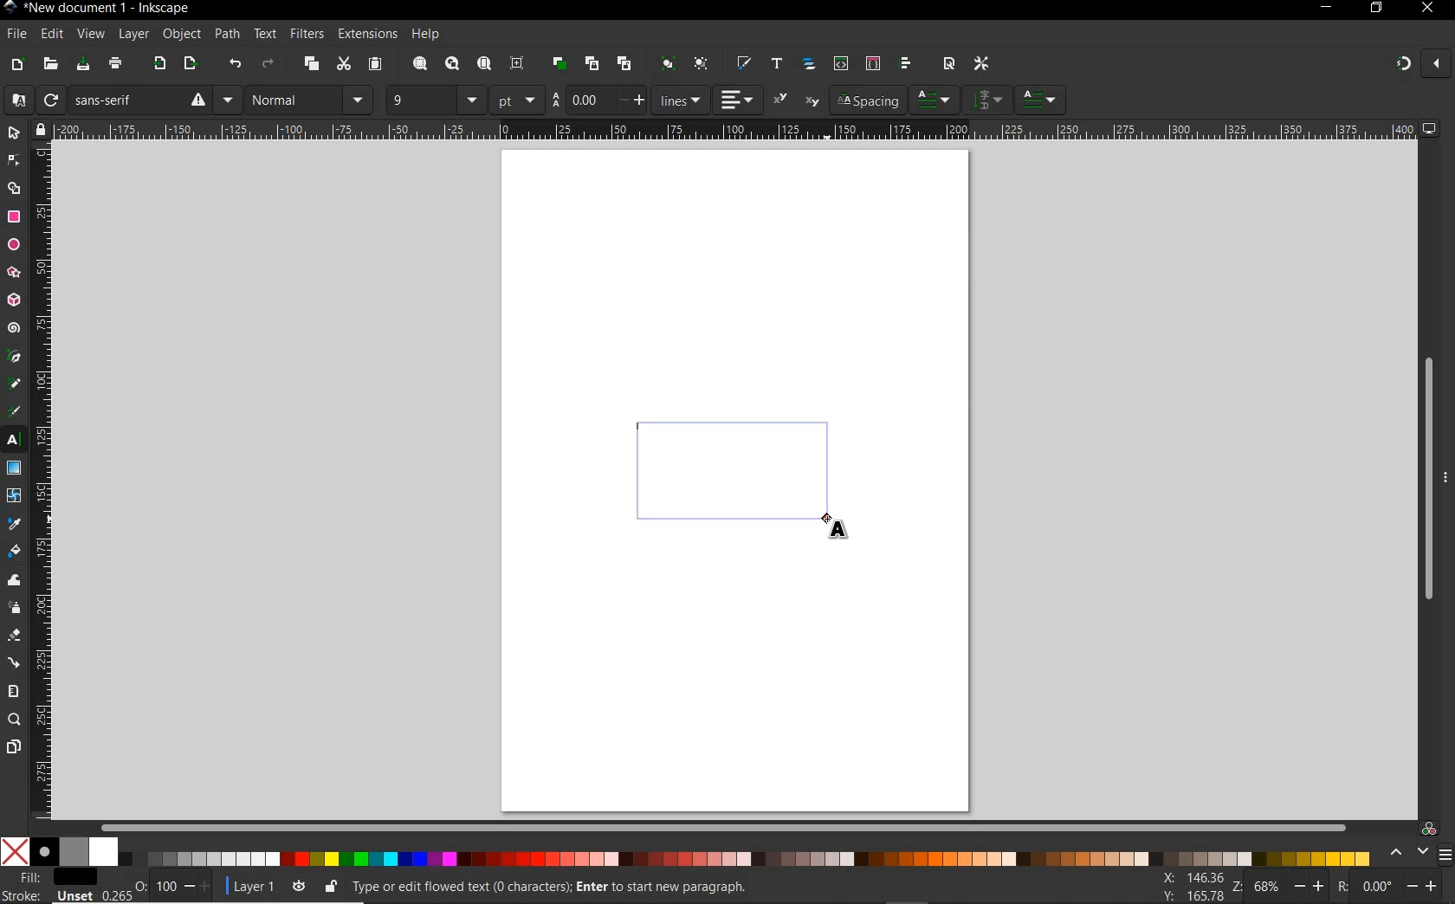  Describe the element at coordinates (375, 65) in the screenshot. I see `paste` at that location.